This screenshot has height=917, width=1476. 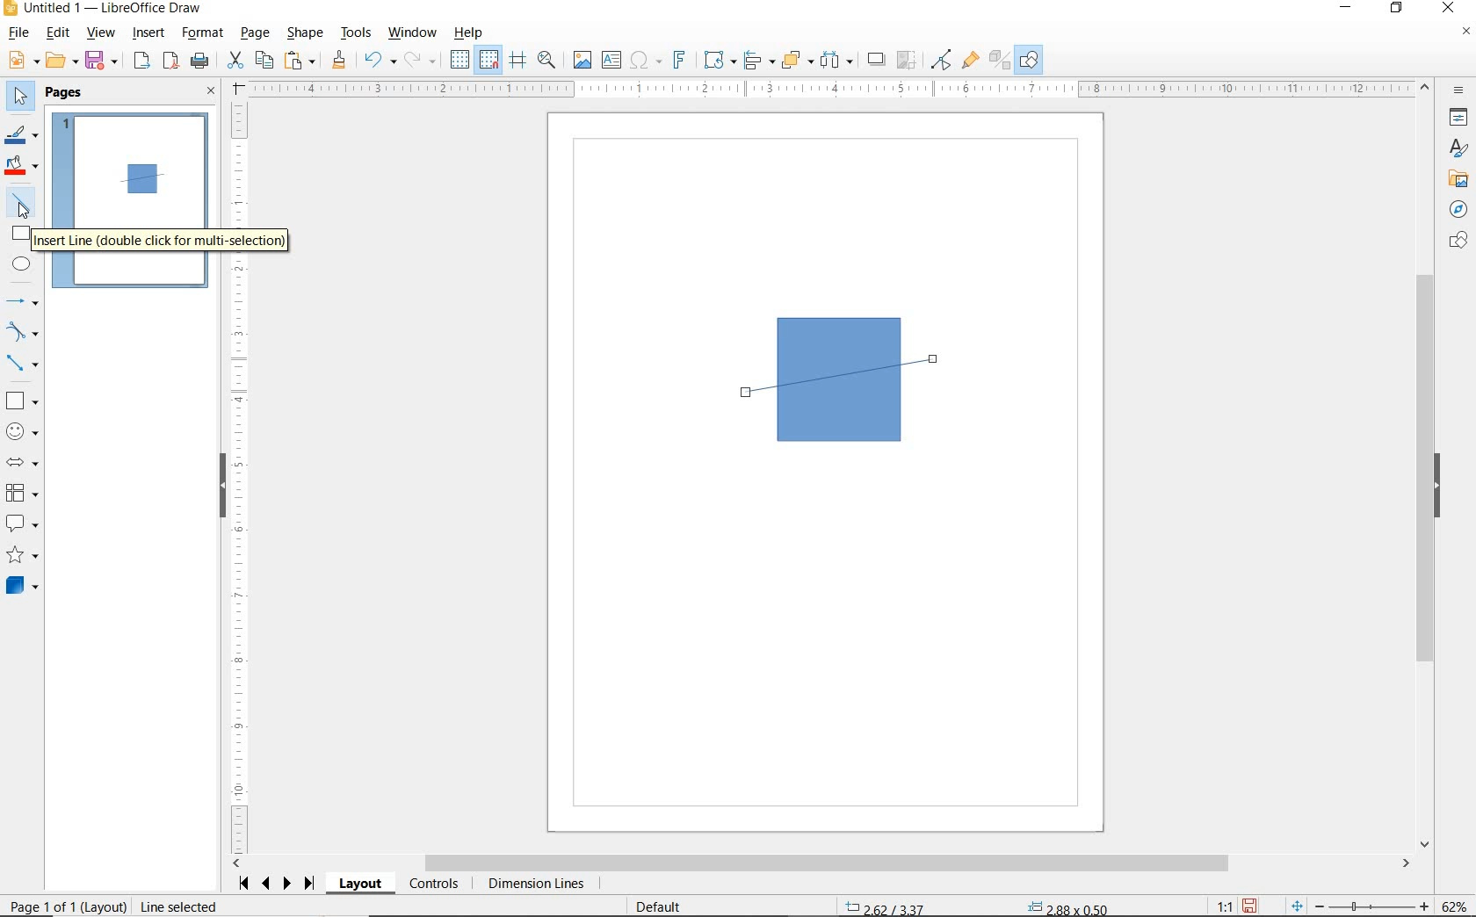 I want to click on WINDOW, so click(x=413, y=33).